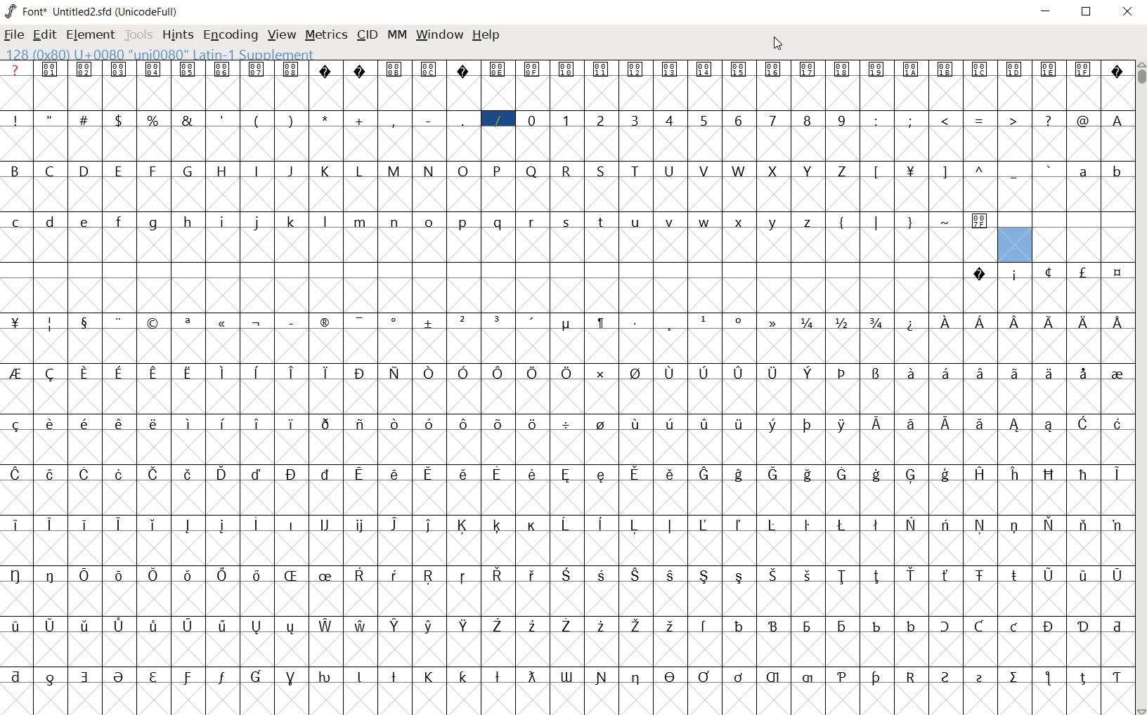 This screenshot has width=1147, height=715. What do you see at coordinates (16, 223) in the screenshot?
I see `glyph` at bounding box center [16, 223].